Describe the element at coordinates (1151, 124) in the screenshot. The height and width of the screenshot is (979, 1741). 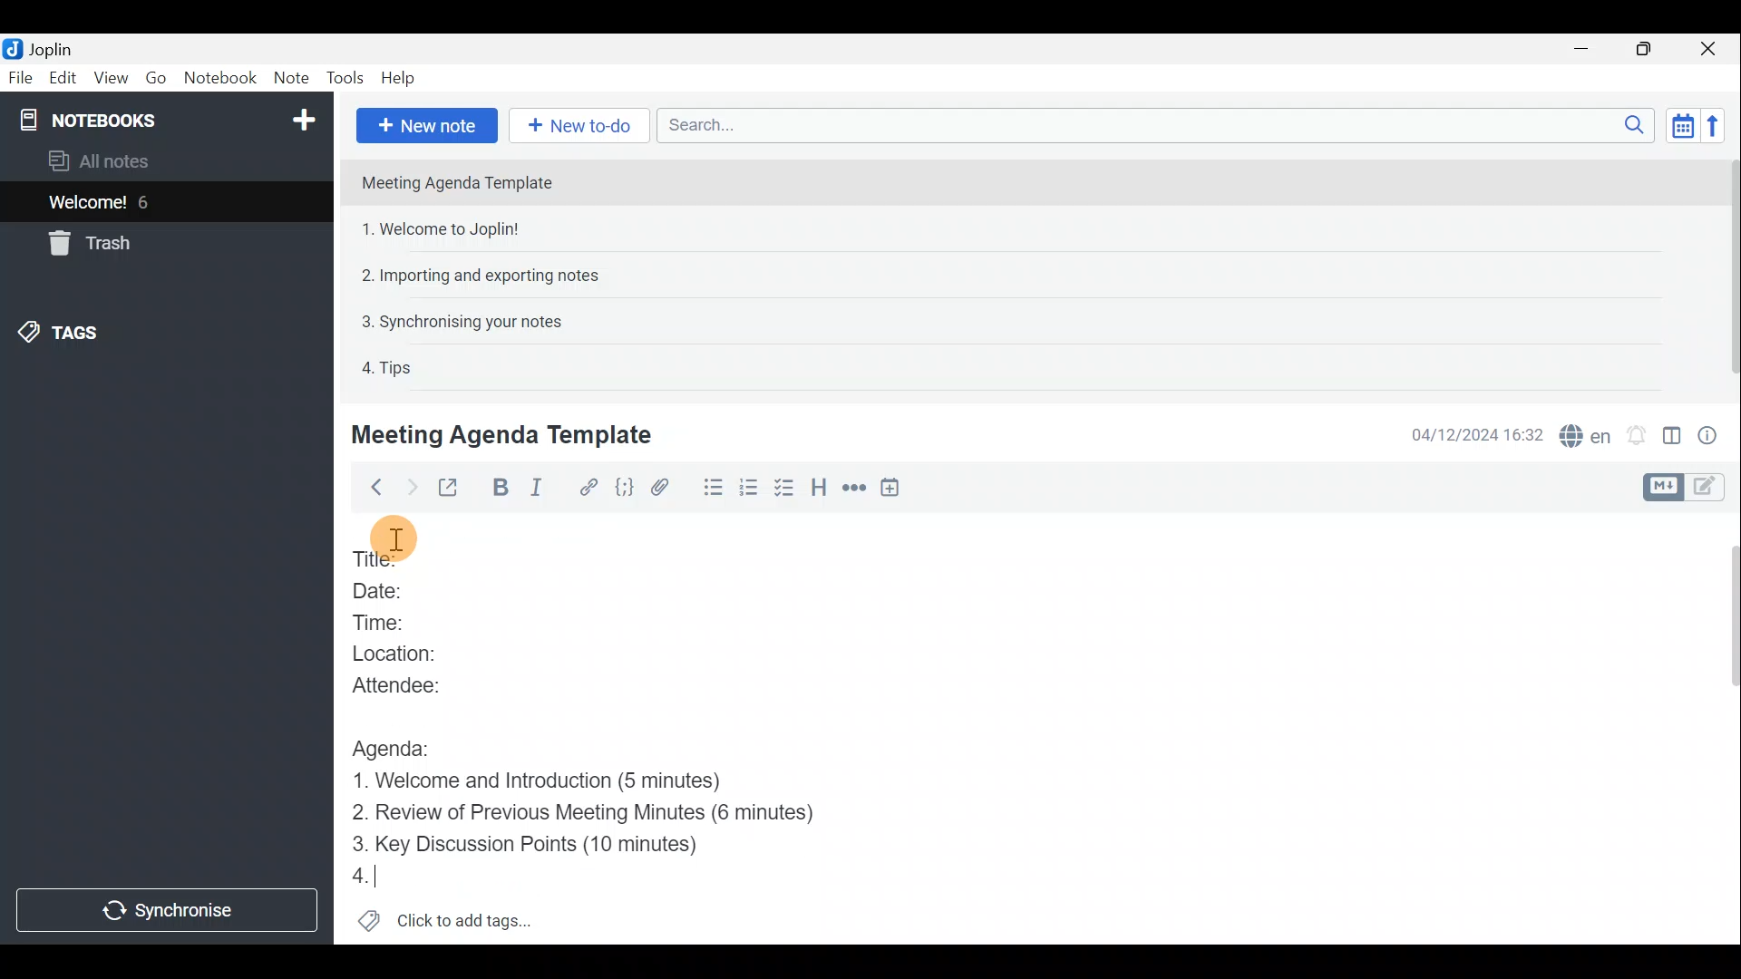
I see `Search bar` at that location.